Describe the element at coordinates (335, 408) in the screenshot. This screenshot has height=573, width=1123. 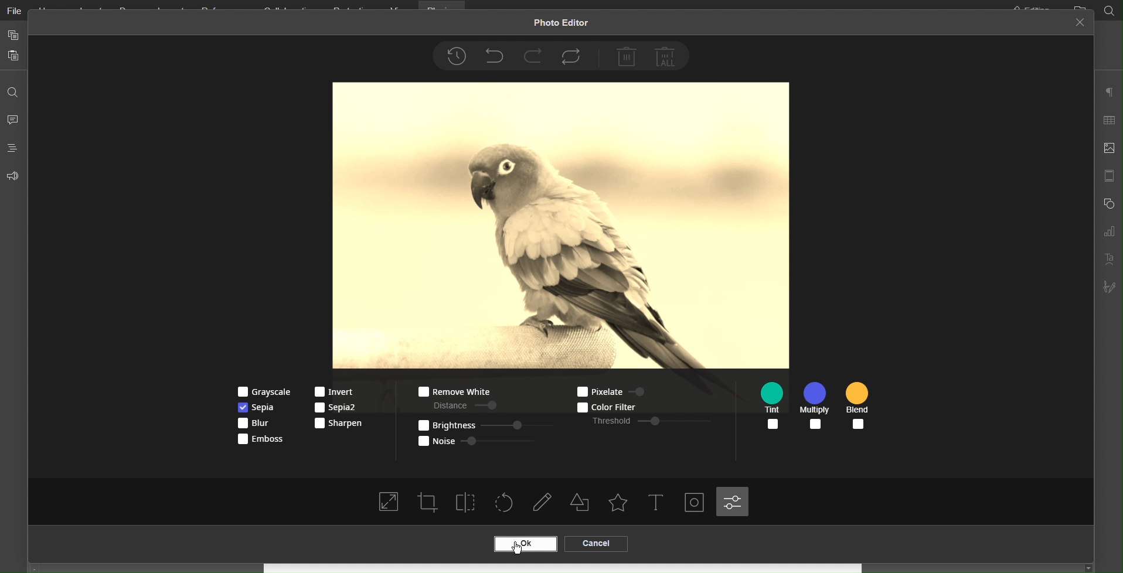
I see `Sepia2` at that location.